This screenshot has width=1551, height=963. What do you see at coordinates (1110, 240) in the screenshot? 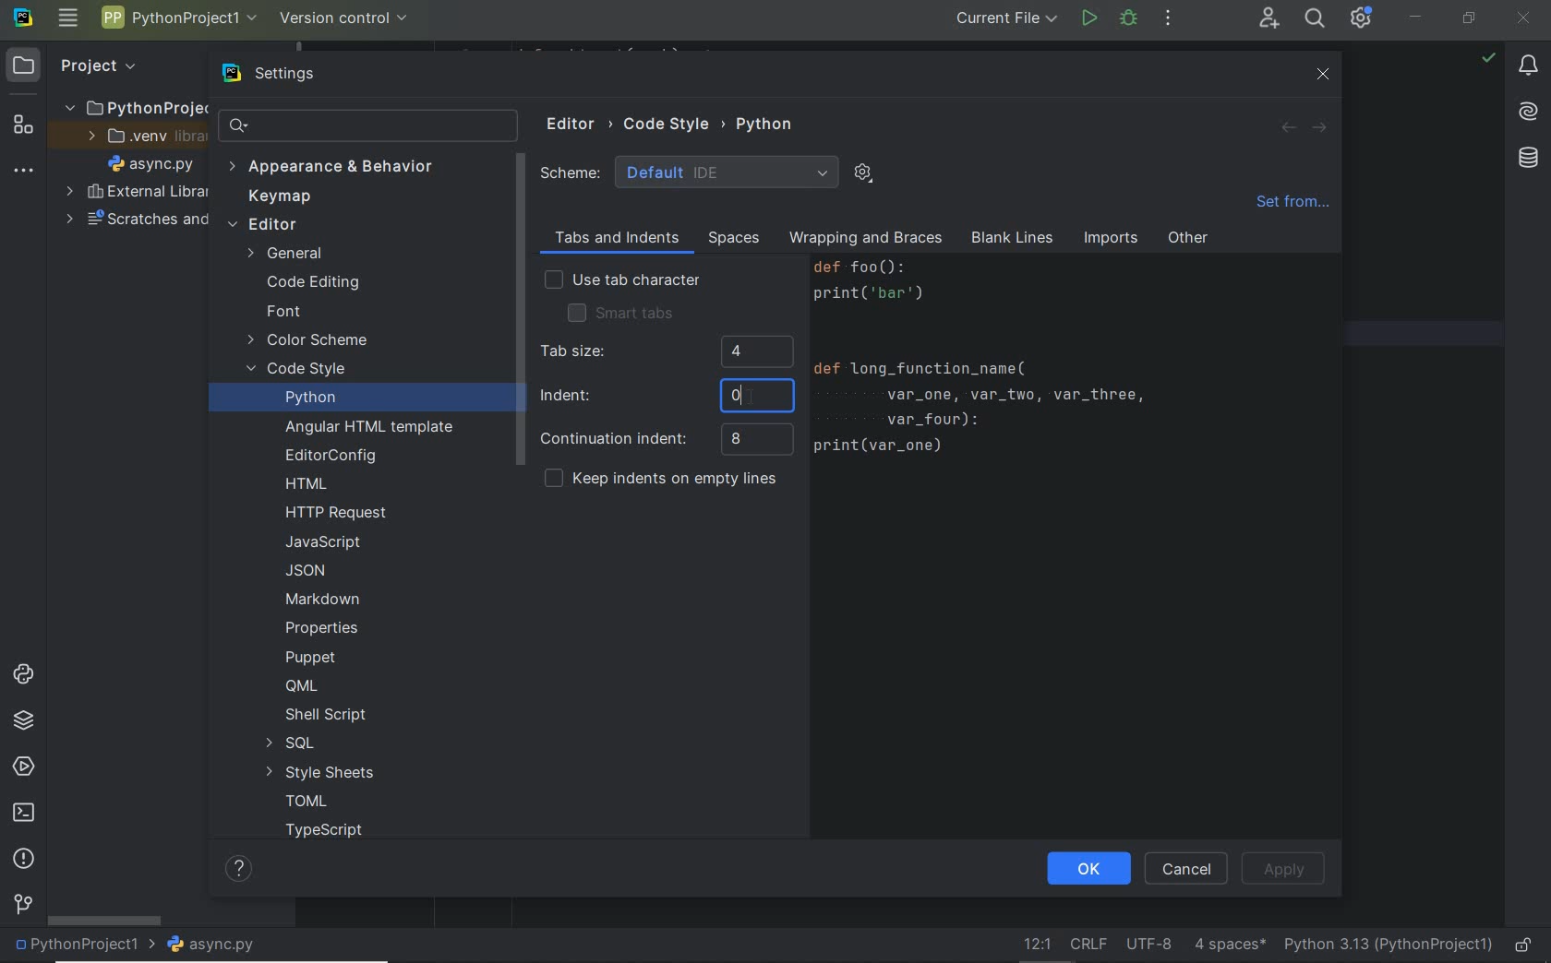
I see `imports` at bounding box center [1110, 240].